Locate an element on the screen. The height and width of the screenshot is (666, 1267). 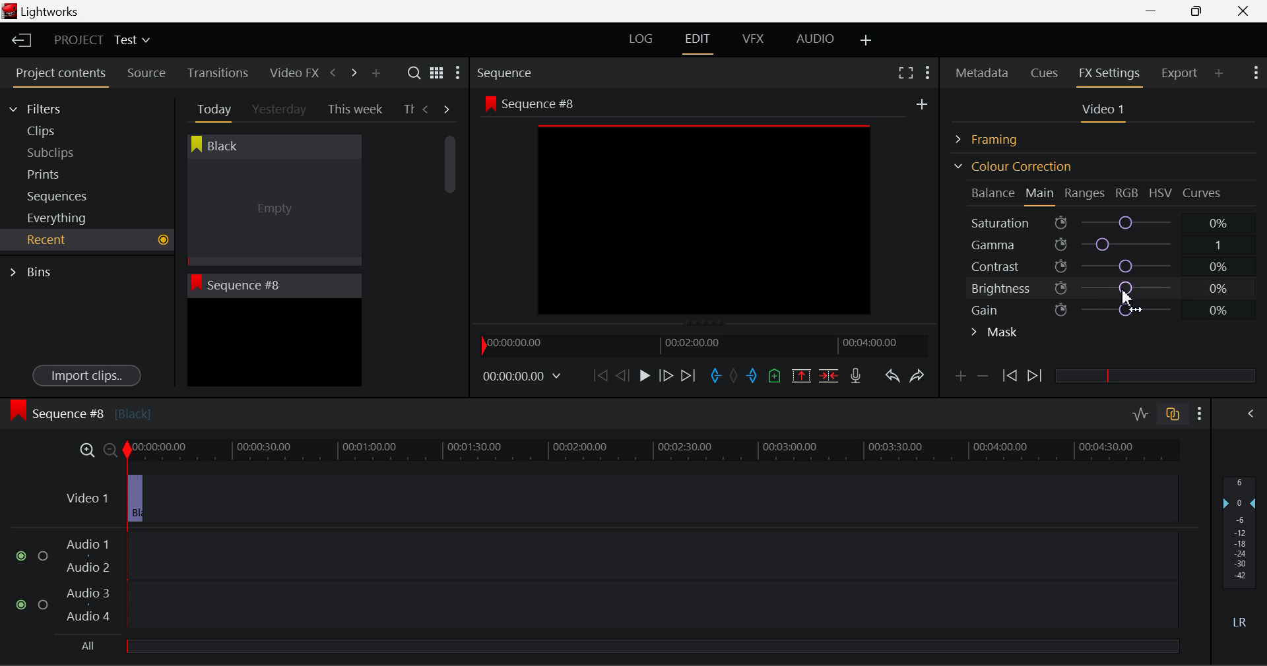
Close is located at coordinates (1246, 11).